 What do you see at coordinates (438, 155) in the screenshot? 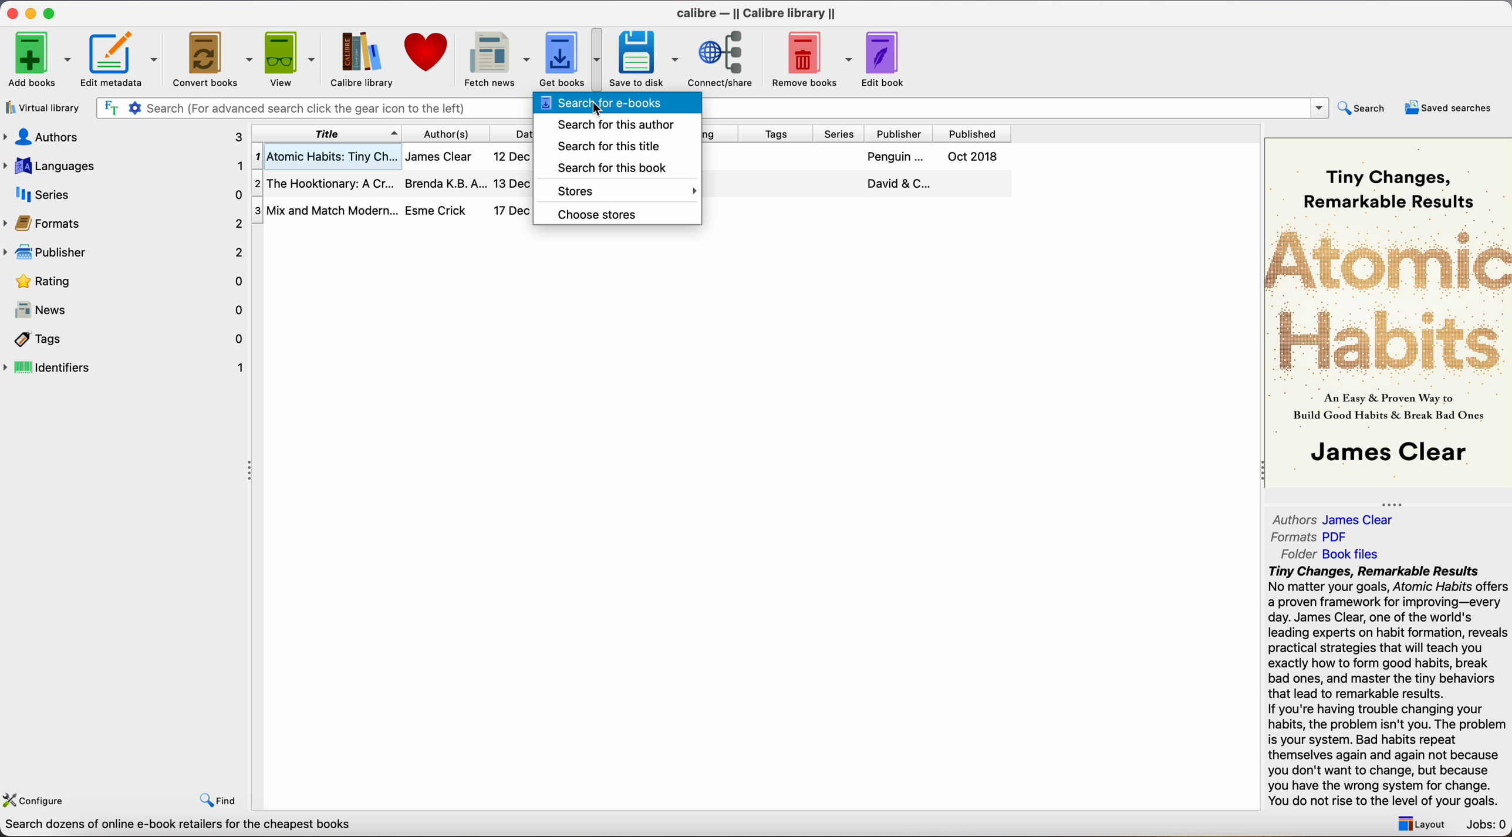
I see `James Clear` at bounding box center [438, 155].